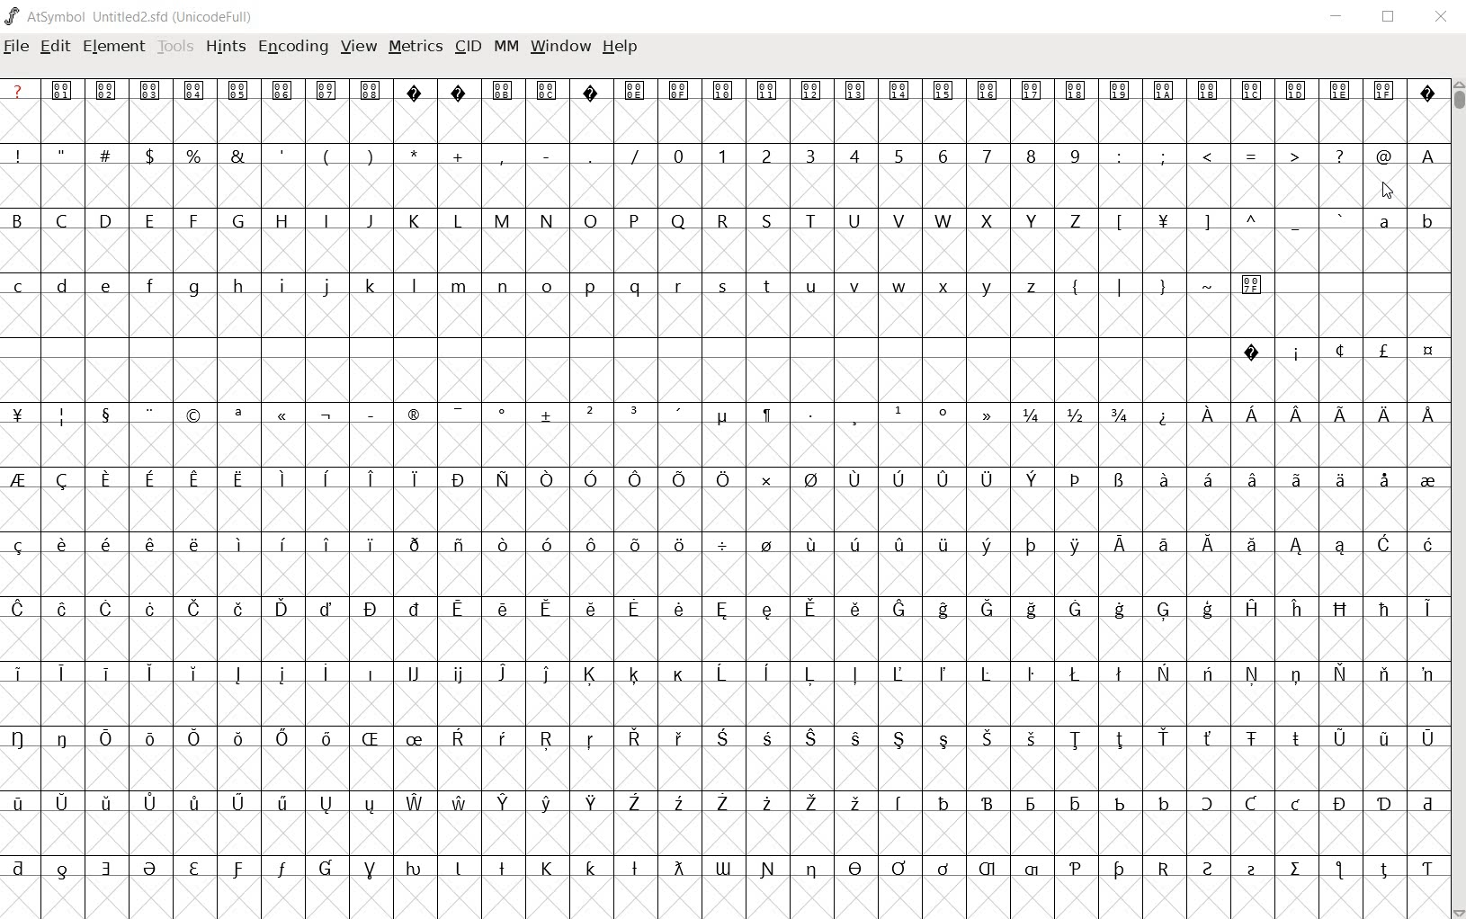 This screenshot has width=1466, height=919. Describe the element at coordinates (415, 47) in the screenshot. I see `METRICS` at that location.